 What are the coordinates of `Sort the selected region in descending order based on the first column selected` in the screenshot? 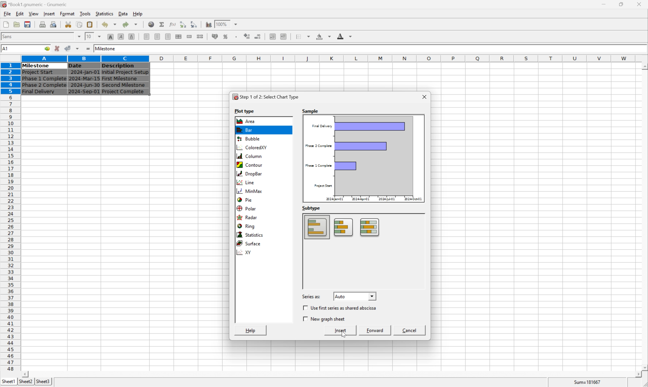 It's located at (194, 24).